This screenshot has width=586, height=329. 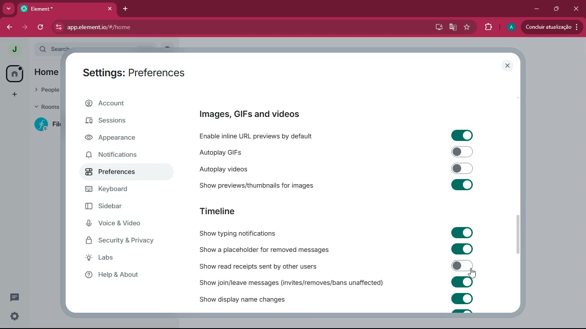 What do you see at coordinates (468, 28) in the screenshot?
I see `favourite` at bounding box center [468, 28].